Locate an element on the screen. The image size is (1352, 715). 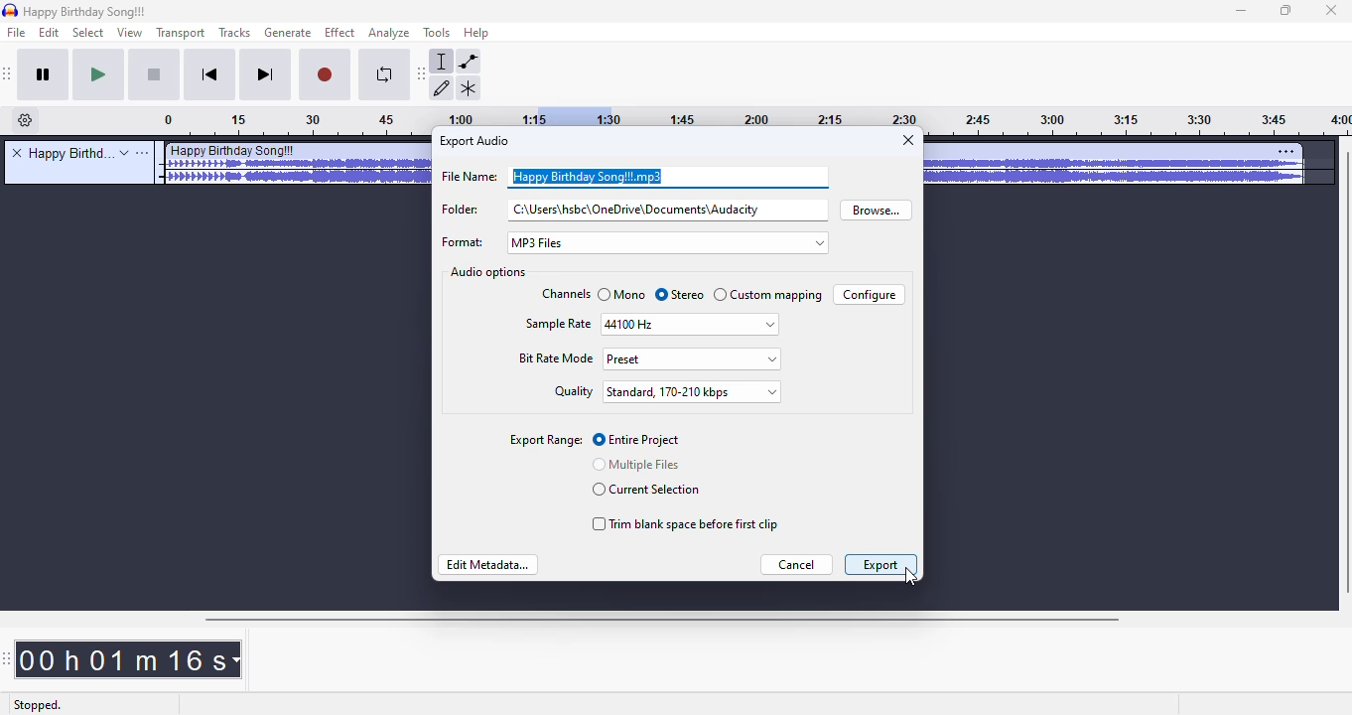
trim blank space before first clip is located at coordinates (685, 524).